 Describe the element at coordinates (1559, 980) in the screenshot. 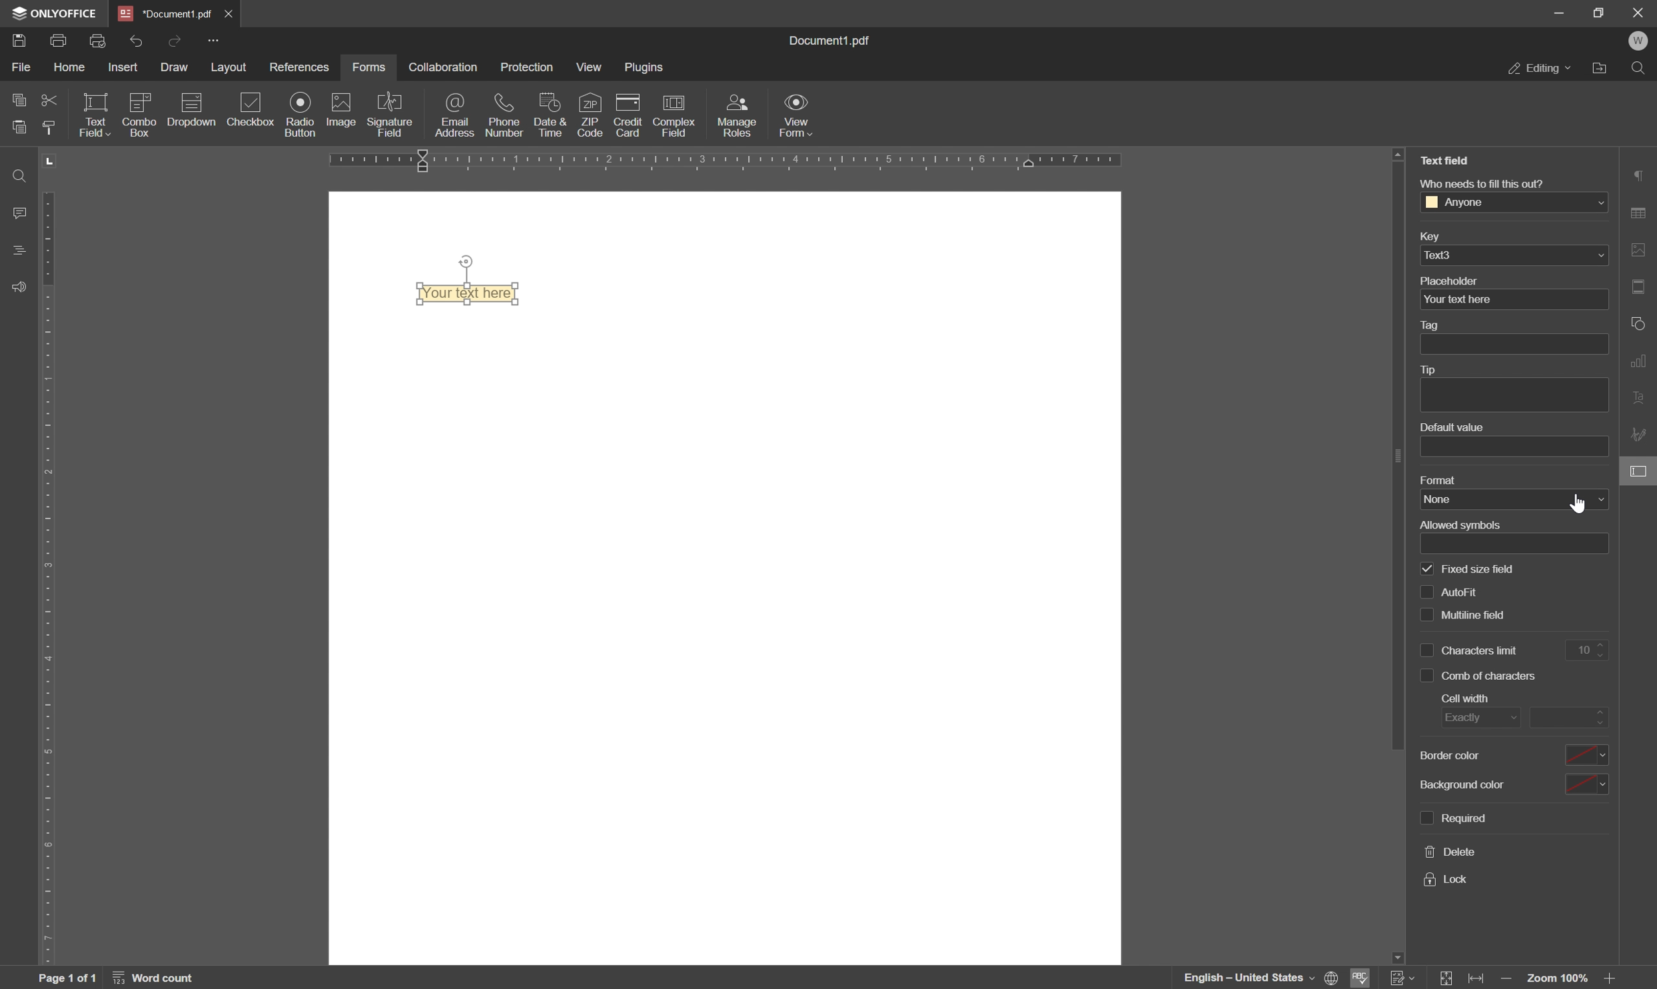

I see `zoom 100%` at that location.